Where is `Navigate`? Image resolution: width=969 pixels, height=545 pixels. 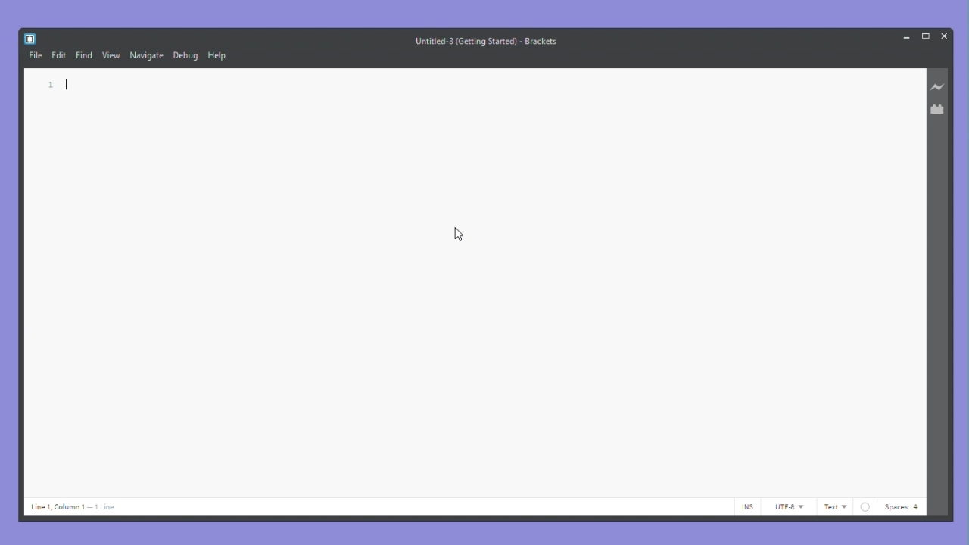
Navigate is located at coordinates (147, 57).